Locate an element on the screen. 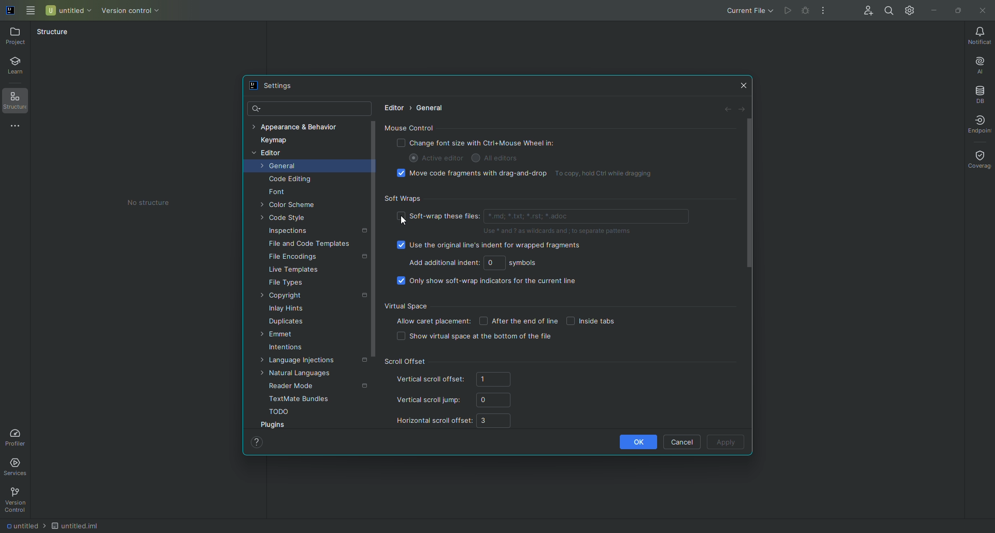 This screenshot has height=533, width=995. Notifications is located at coordinates (978, 34).